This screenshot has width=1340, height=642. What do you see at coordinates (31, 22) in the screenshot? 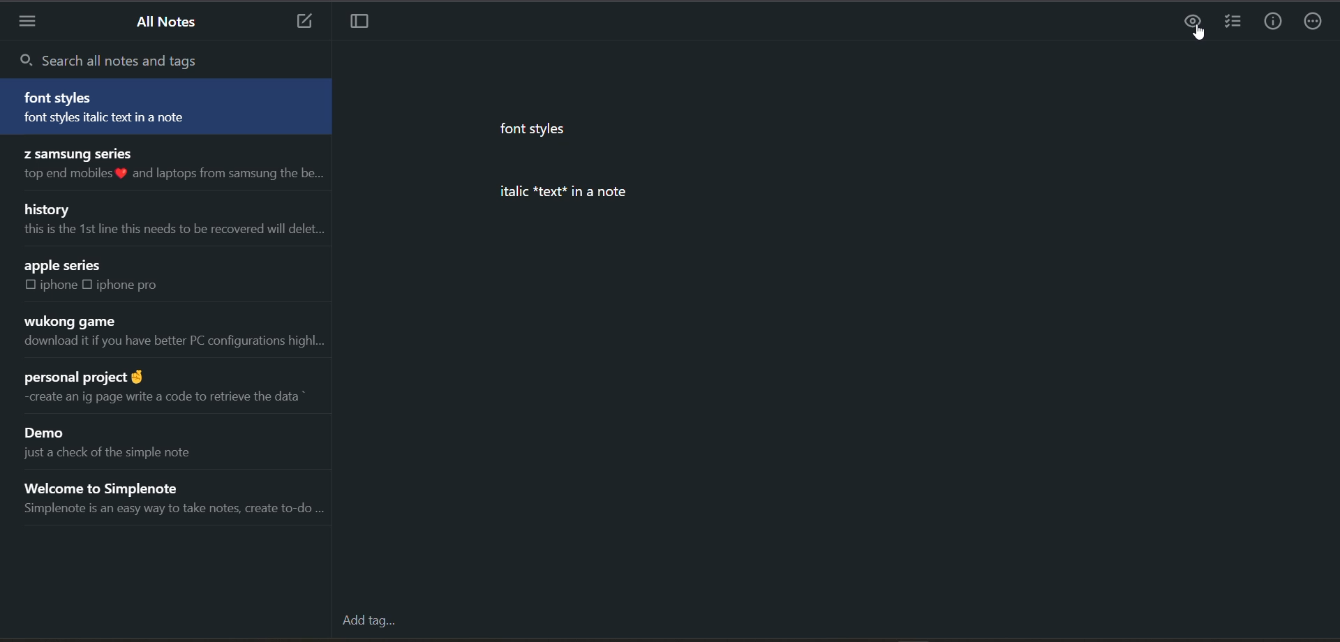
I see `menu` at bounding box center [31, 22].